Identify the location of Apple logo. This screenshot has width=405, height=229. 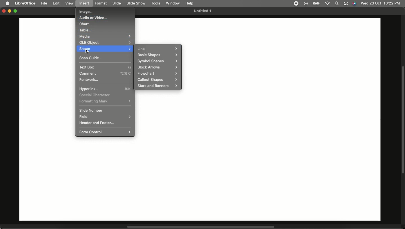
(8, 4).